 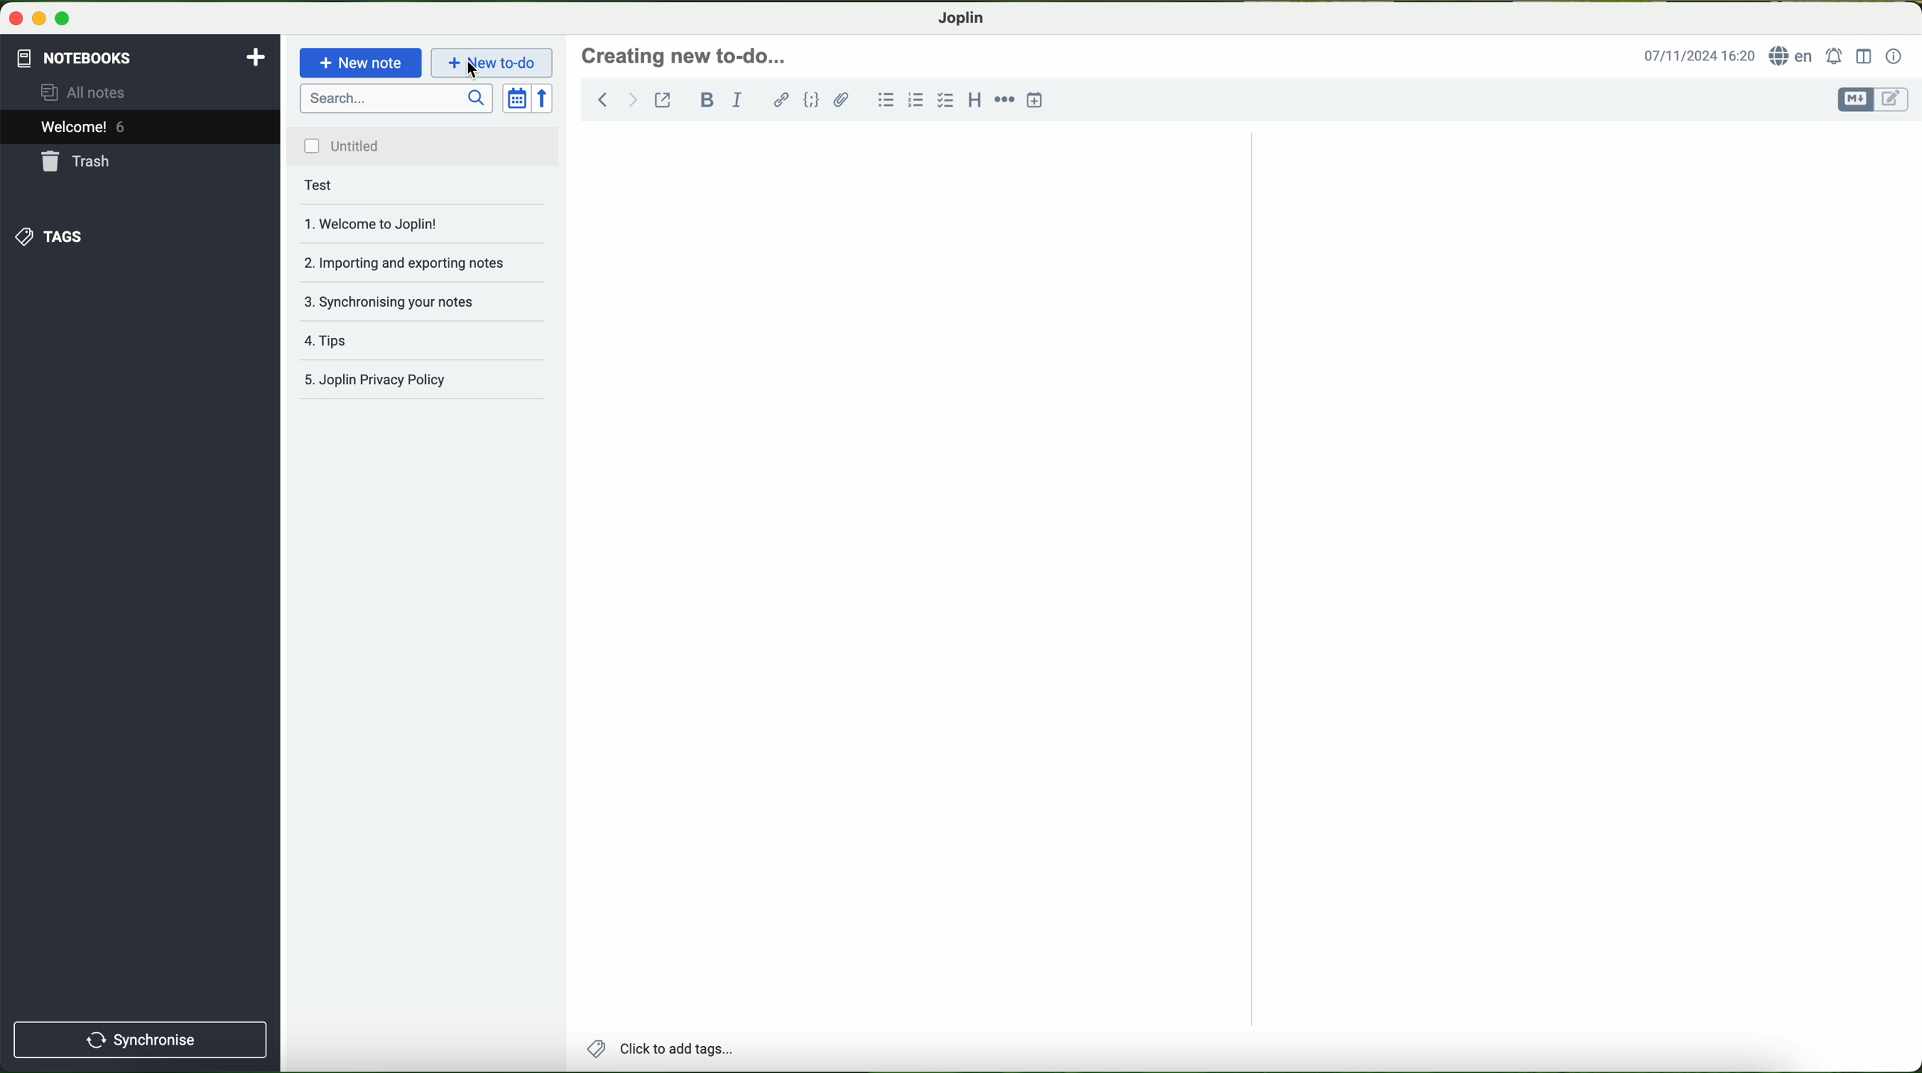 I want to click on welcome to Joplin, so click(x=392, y=223).